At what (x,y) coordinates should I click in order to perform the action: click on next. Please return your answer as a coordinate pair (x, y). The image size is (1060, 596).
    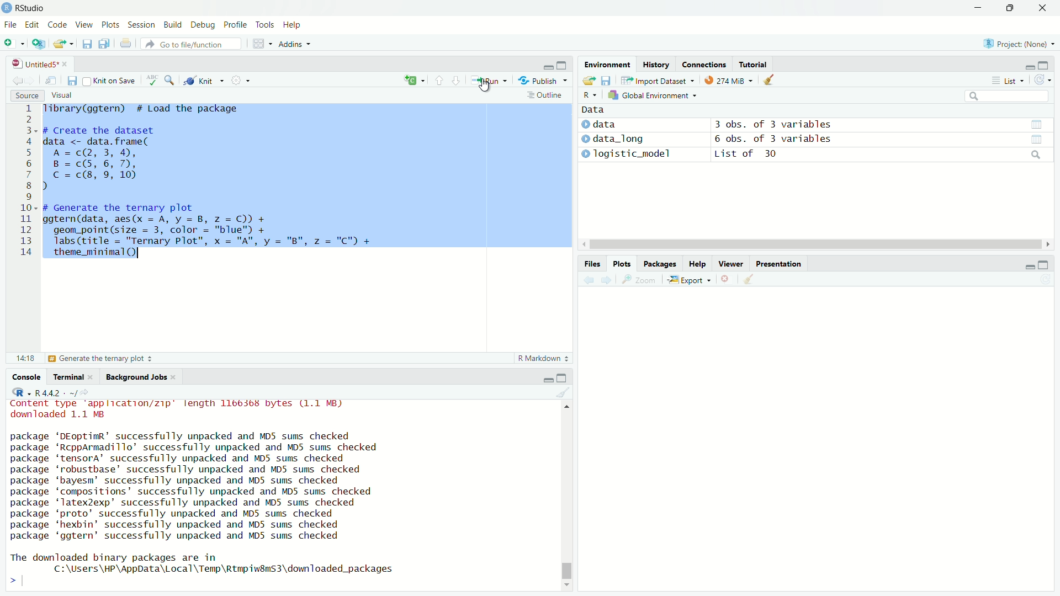
    Looking at the image, I should click on (611, 280).